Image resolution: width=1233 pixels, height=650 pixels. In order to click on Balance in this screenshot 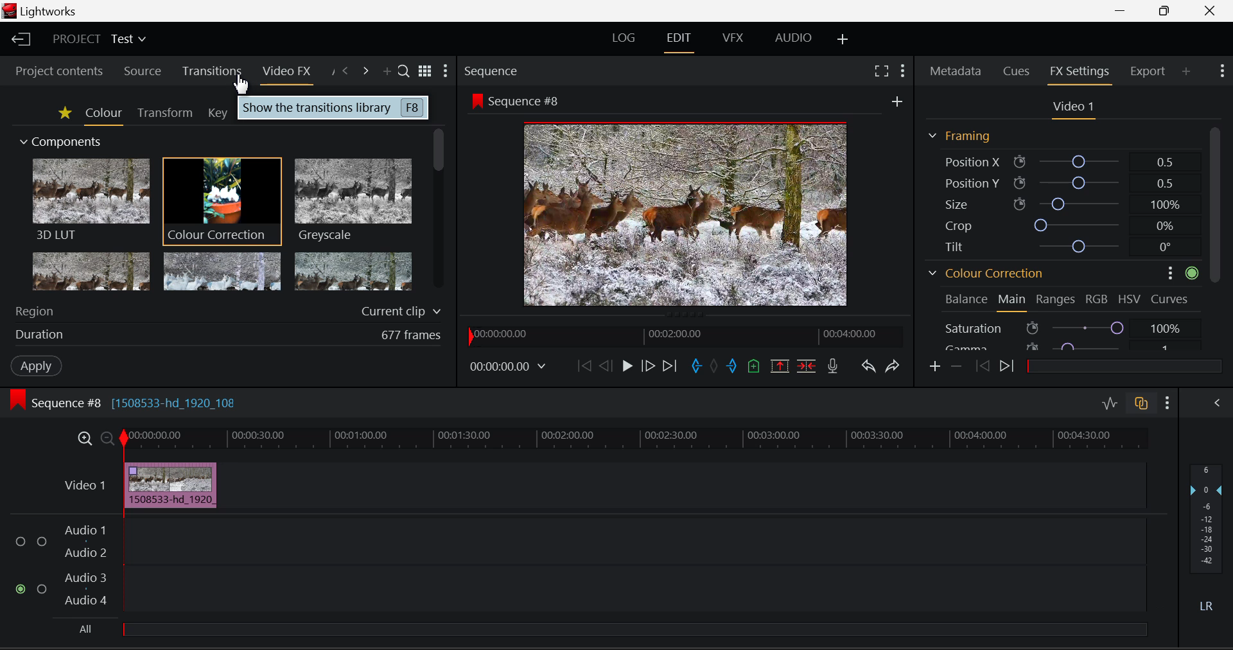, I will do `click(966, 299)`.